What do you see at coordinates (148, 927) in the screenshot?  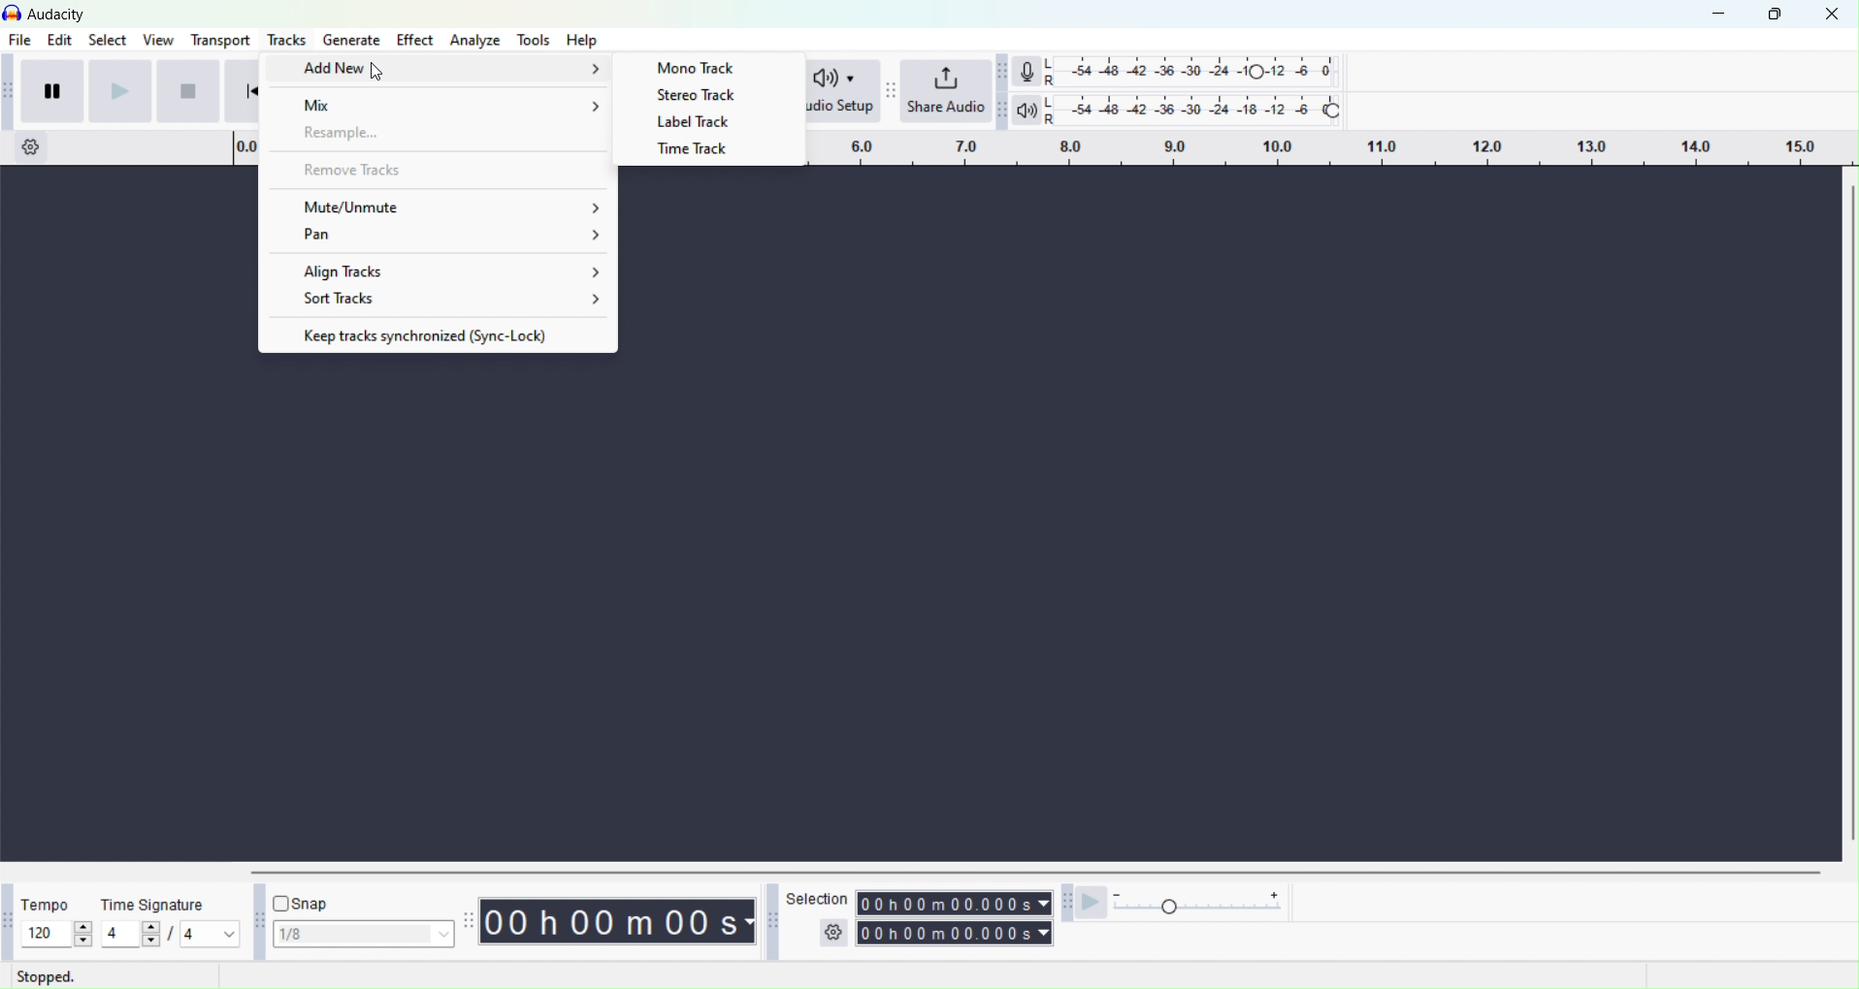 I see `increase beat per measure` at bounding box center [148, 927].